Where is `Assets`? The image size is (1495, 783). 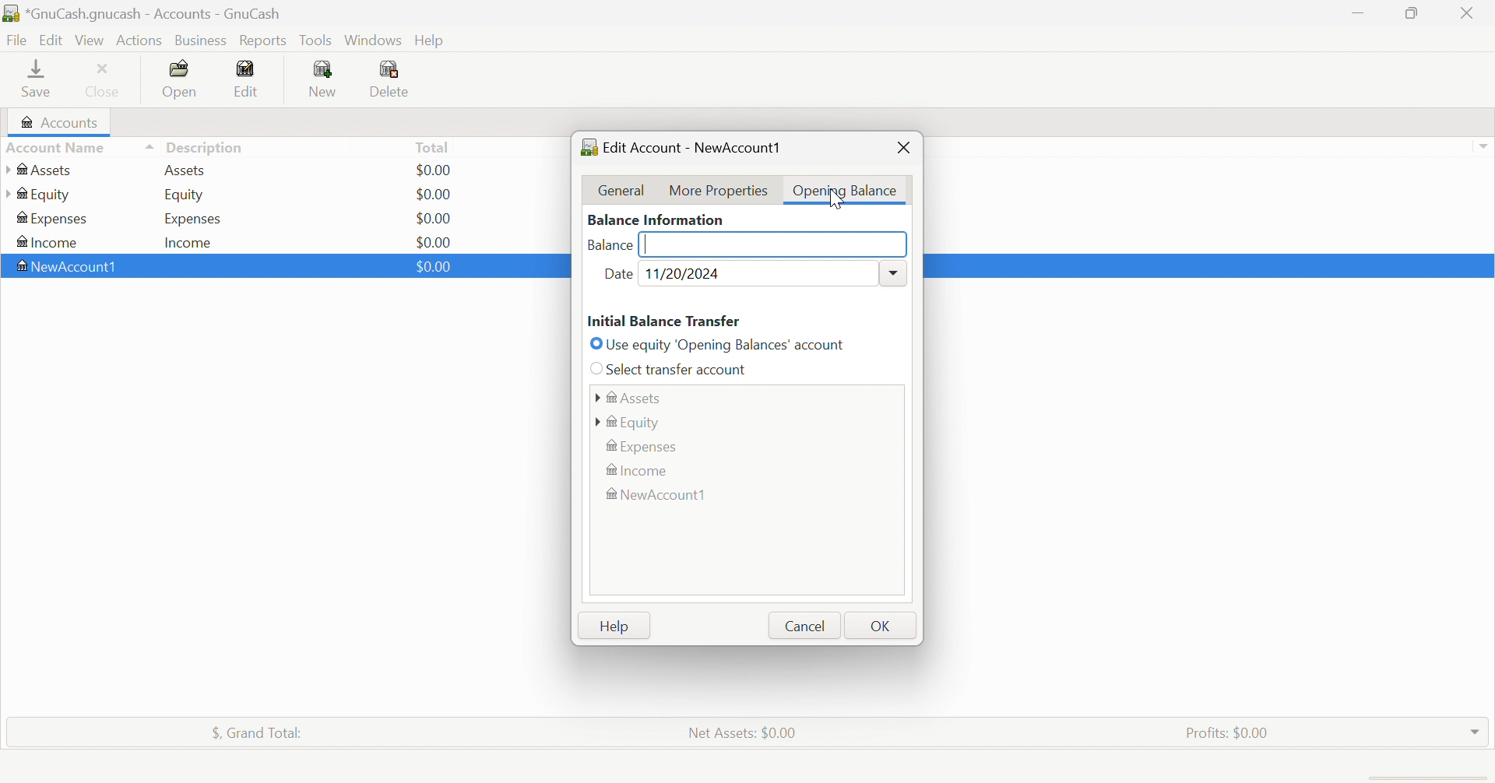
Assets is located at coordinates (629, 395).